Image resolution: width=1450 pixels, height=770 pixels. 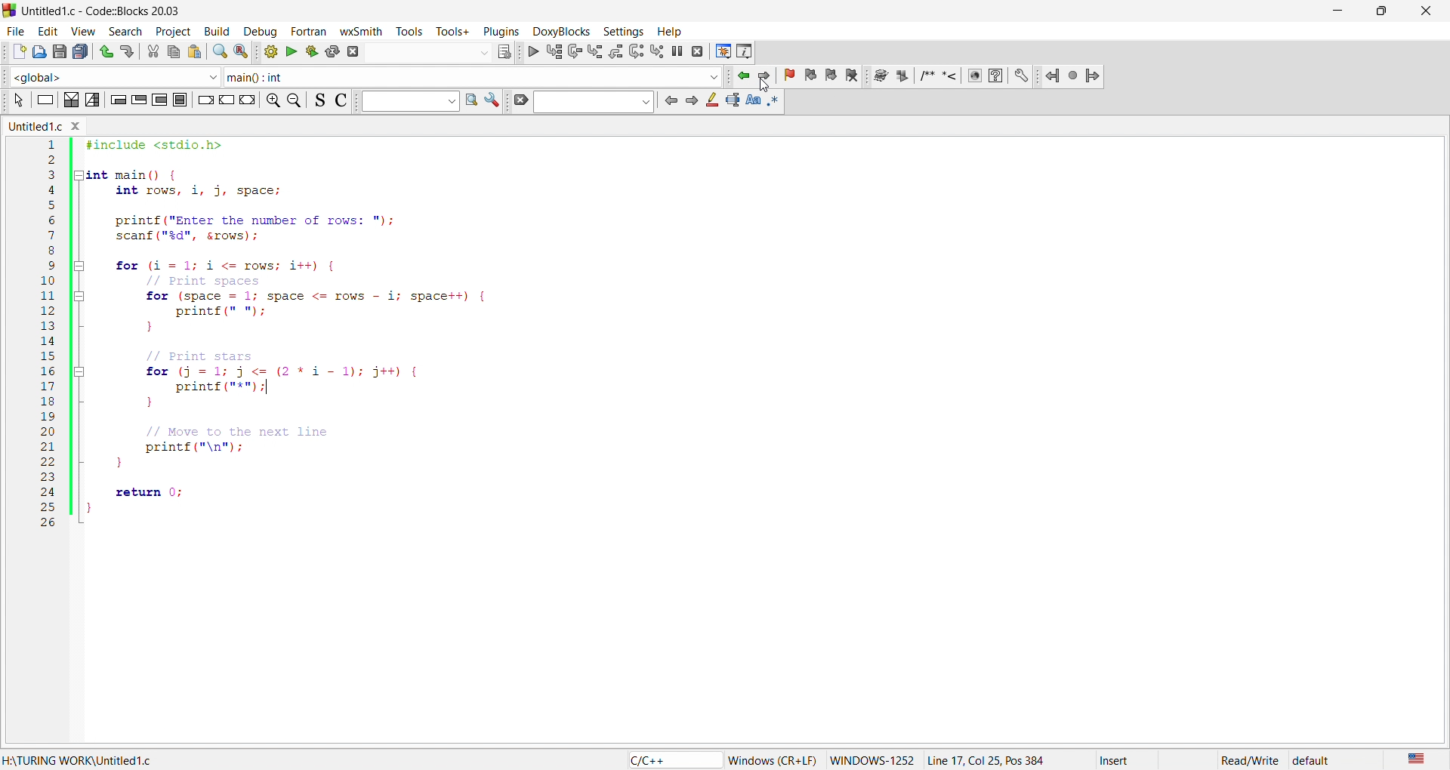 What do you see at coordinates (288, 50) in the screenshot?
I see `run` at bounding box center [288, 50].